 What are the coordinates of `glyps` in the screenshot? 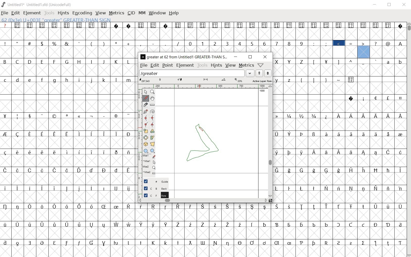 It's located at (357, 31).